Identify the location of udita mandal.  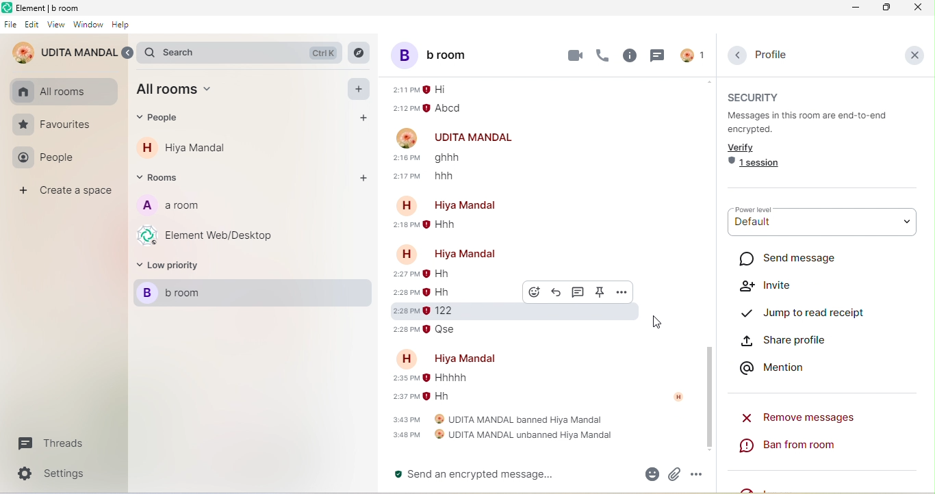
(64, 53).